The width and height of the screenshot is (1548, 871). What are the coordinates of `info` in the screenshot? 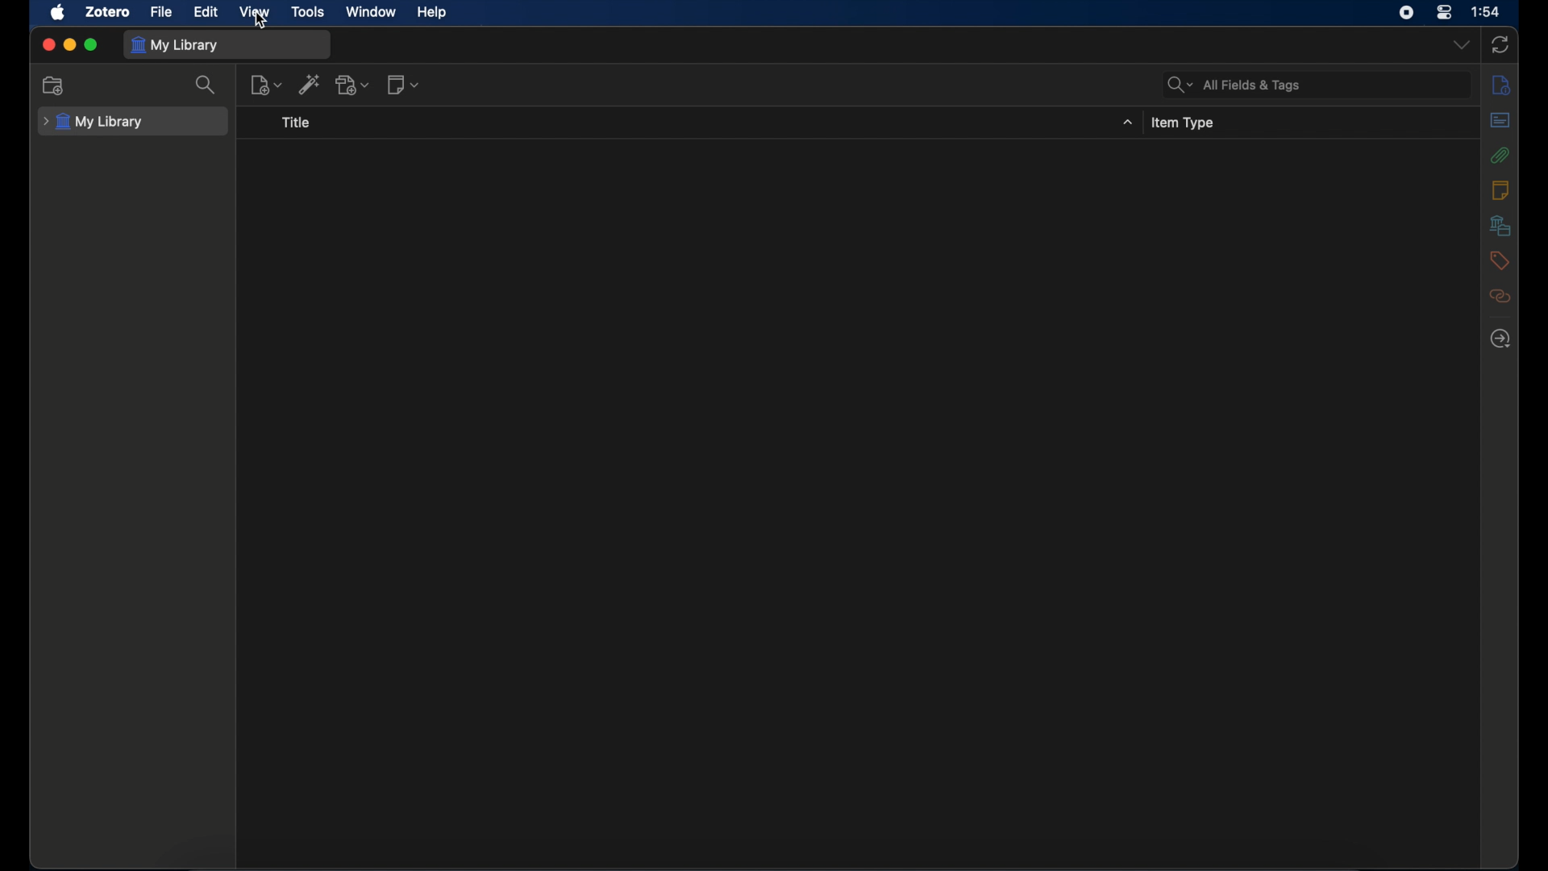 It's located at (1501, 85).